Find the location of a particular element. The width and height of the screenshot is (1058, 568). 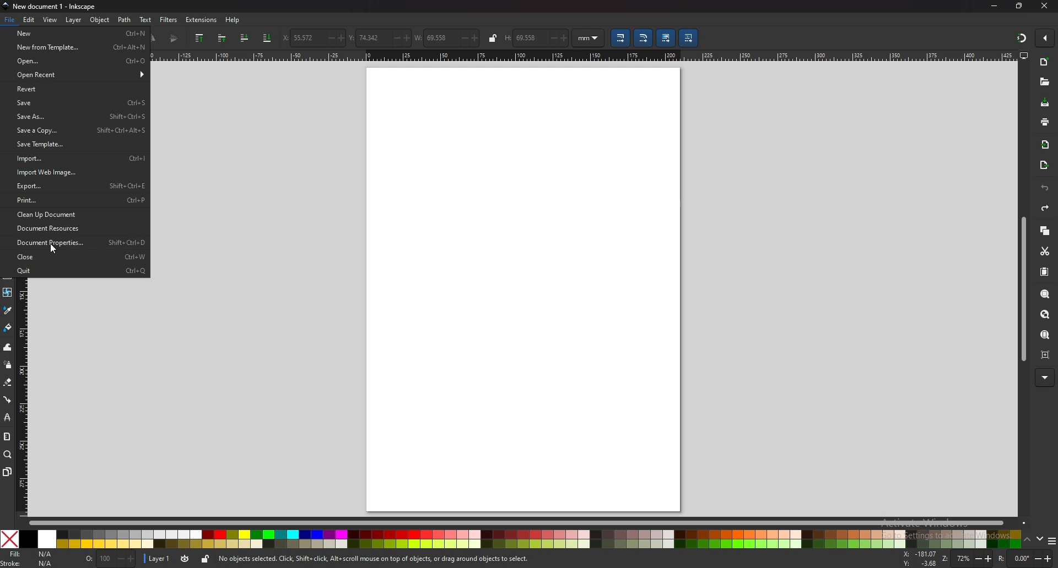

new is located at coordinates (1045, 62).